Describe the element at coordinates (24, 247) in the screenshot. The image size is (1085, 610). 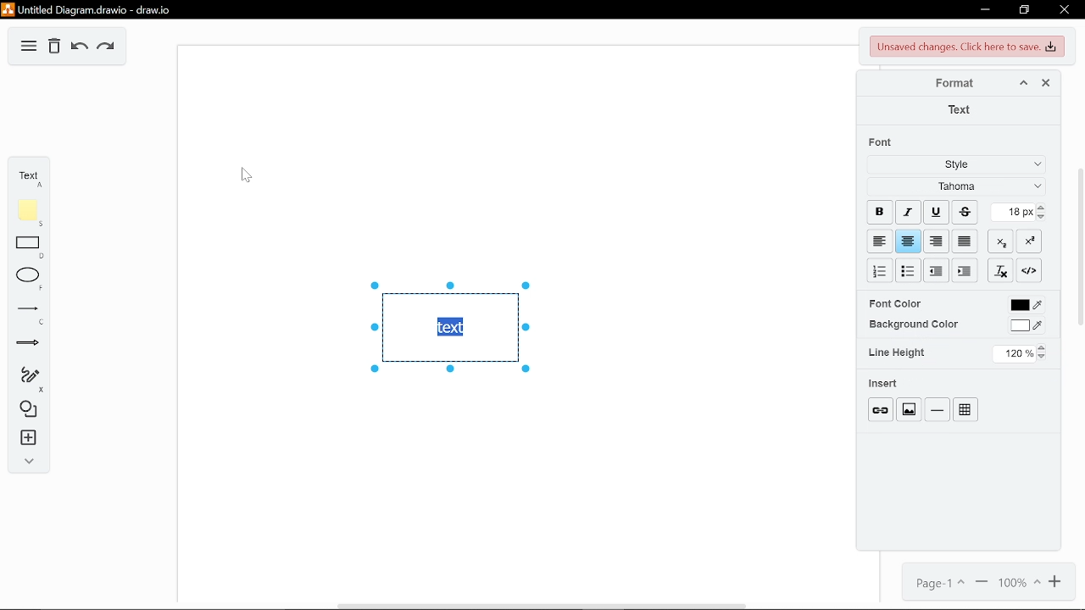
I see `rectangle` at that location.